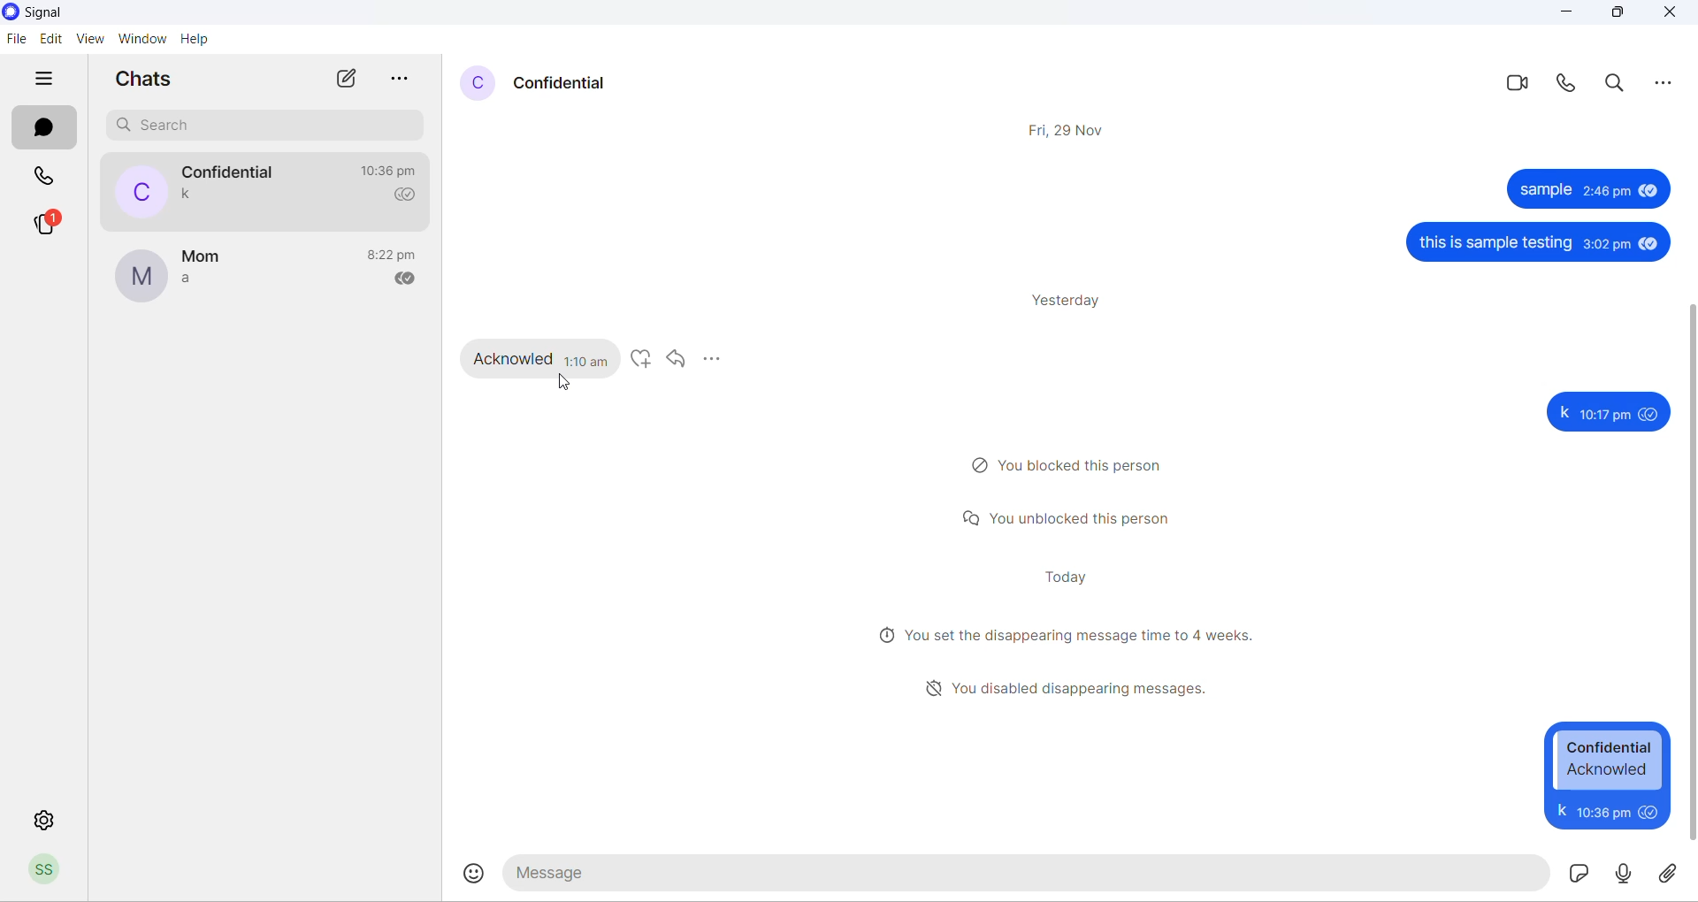 Image resolution: width=1698 pixels, height=902 pixels. I want to click on share attachments, so click(1673, 870).